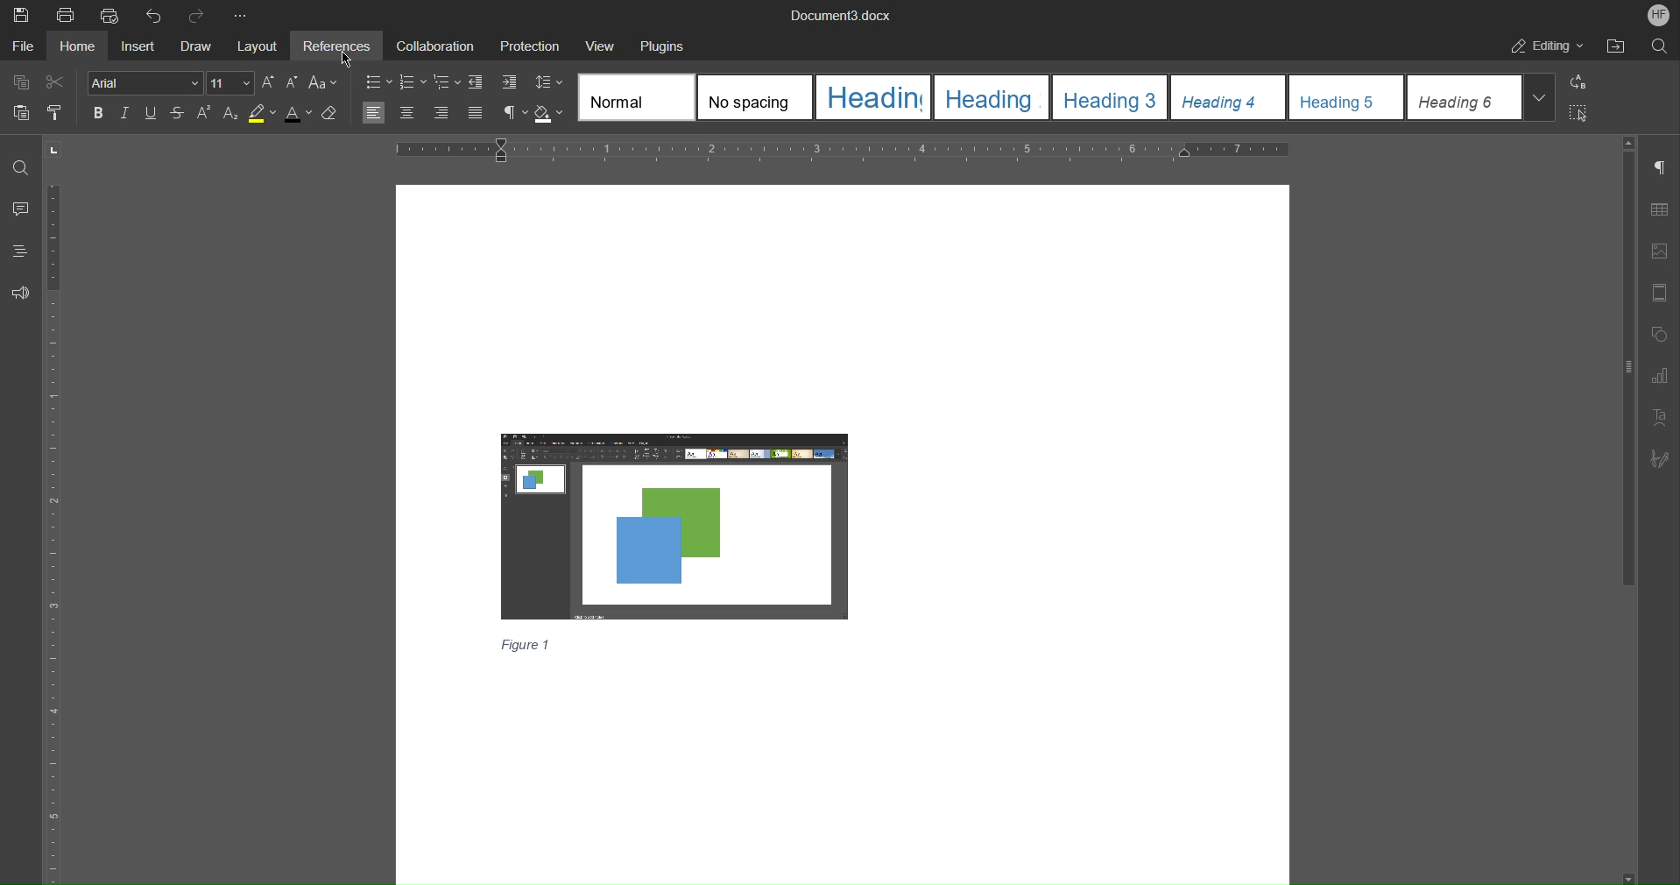  I want to click on Justify, so click(477, 115).